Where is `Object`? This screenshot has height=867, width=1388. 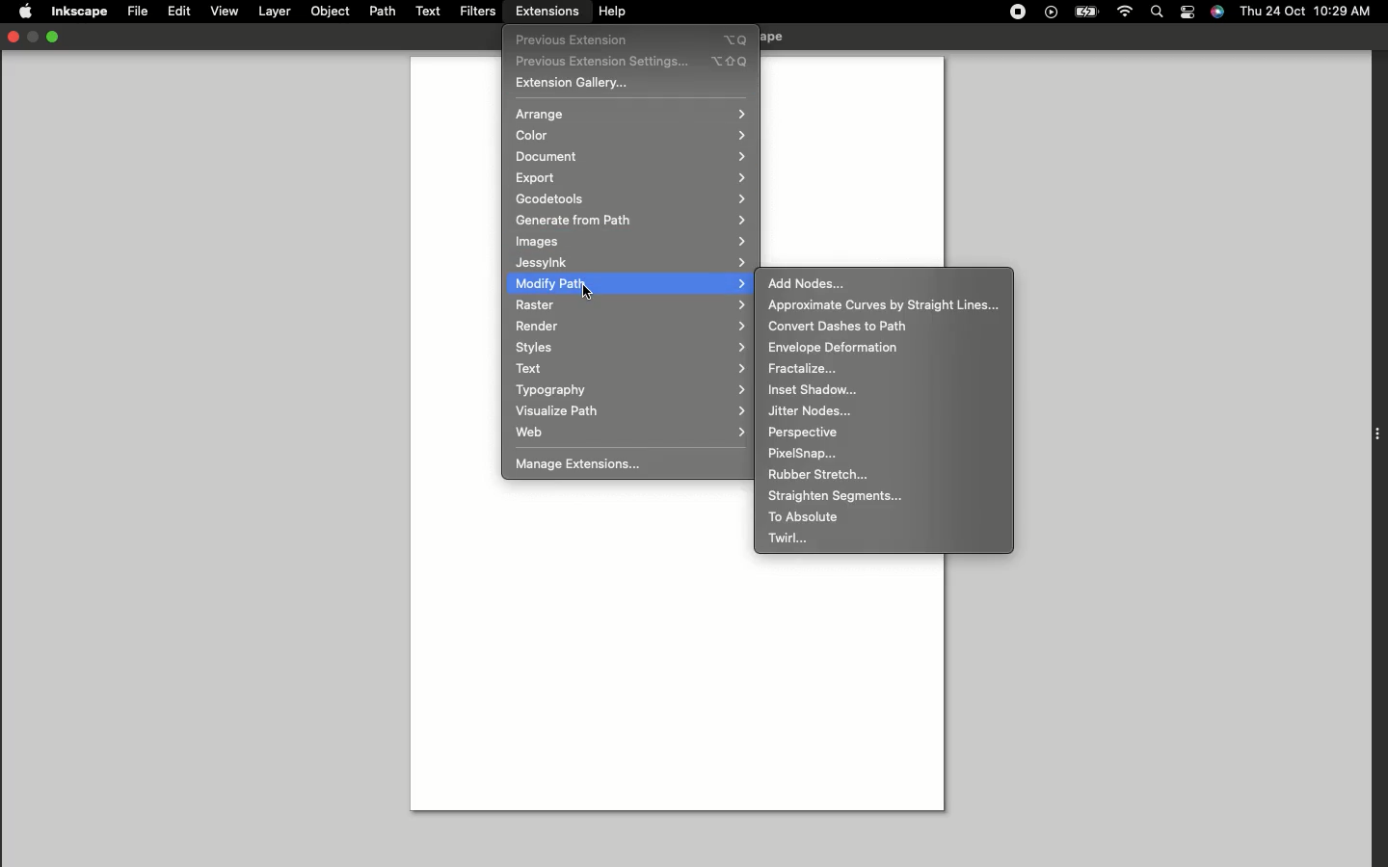
Object is located at coordinates (330, 12).